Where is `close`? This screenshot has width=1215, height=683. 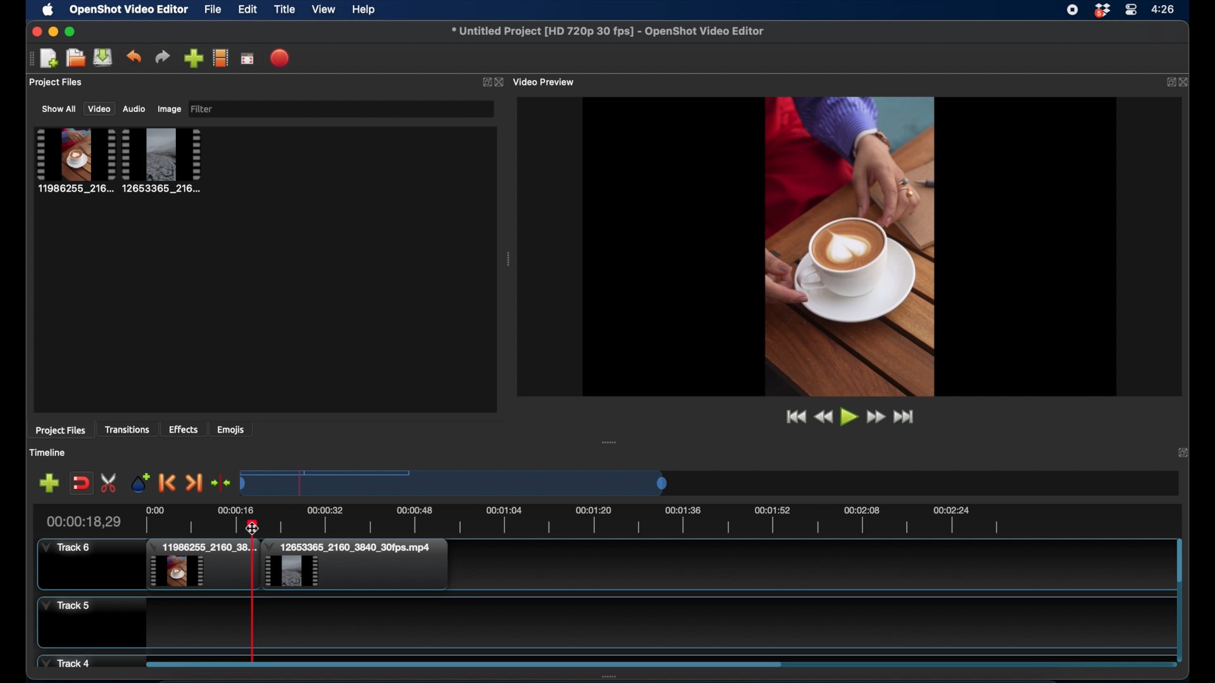 close is located at coordinates (34, 31).